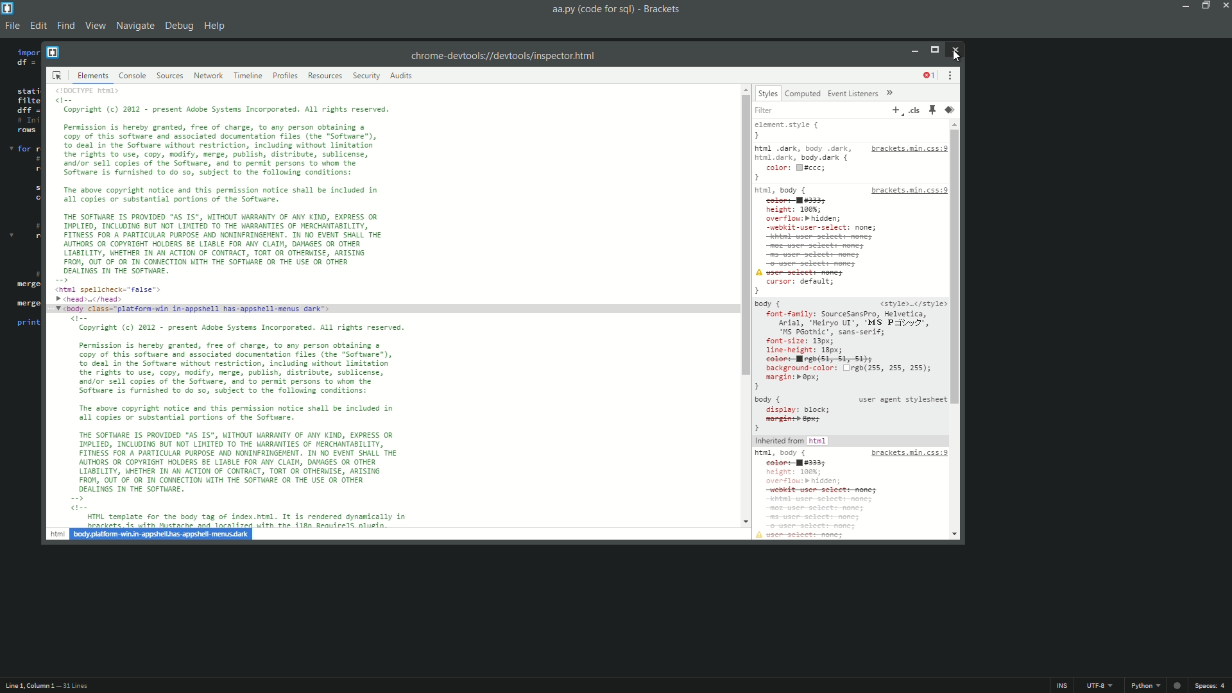 This screenshot has height=693, width=1232. Describe the element at coordinates (67, 26) in the screenshot. I see `find` at that location.